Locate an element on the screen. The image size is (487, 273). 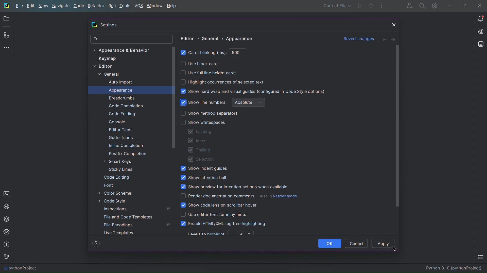
Show whitespaces is located at coordinates (203, 122).